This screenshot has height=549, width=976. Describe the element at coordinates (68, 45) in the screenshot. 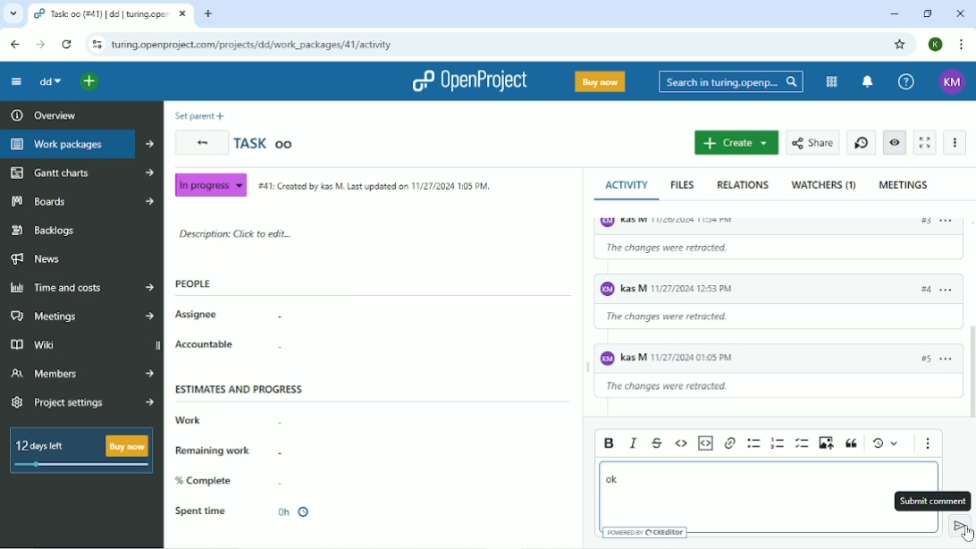

I see `Reload this page` at that location.